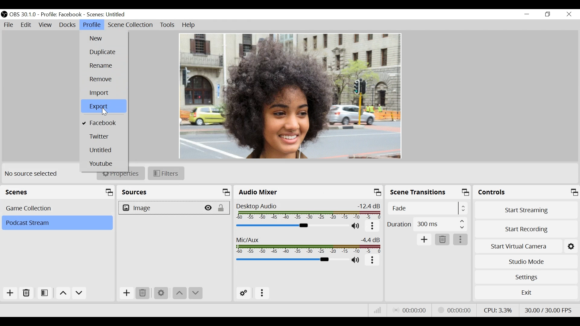 Image resolution: width=580 pixels, height=326 pixels. I want to click on Add, so click(126, 293).